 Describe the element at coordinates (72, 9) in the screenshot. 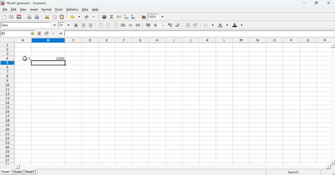

I see `Statistics` at that location.